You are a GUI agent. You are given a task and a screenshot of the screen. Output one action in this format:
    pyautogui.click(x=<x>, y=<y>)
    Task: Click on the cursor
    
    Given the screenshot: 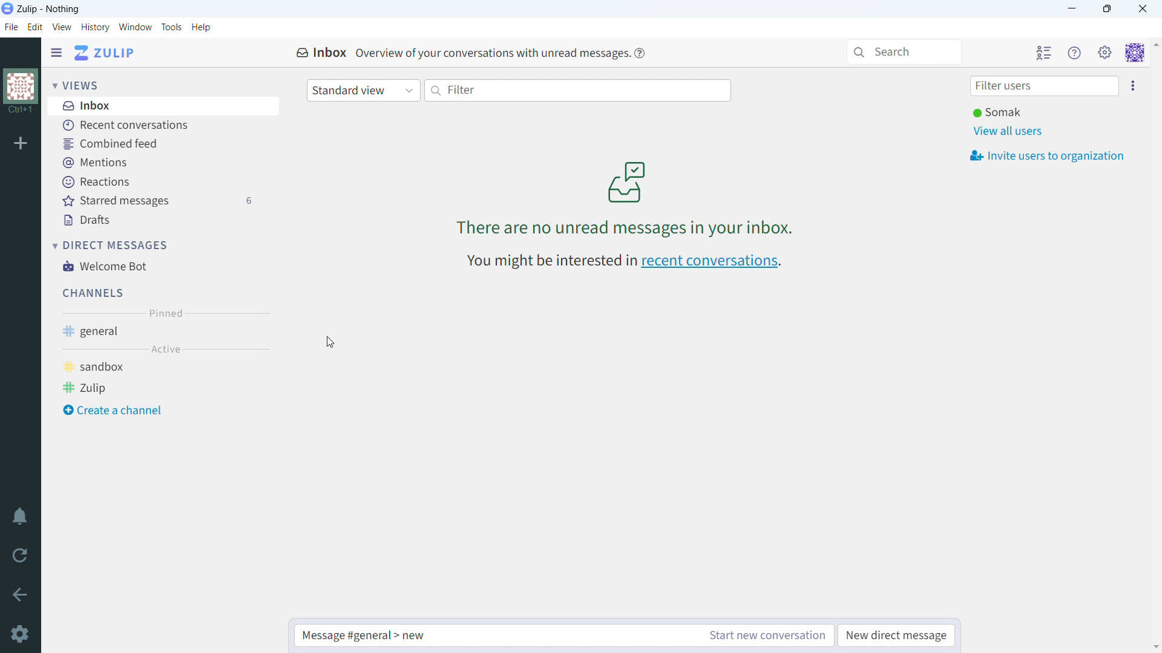 What is the action you would take?
    pyautogui.click(x=330, y=342)
    